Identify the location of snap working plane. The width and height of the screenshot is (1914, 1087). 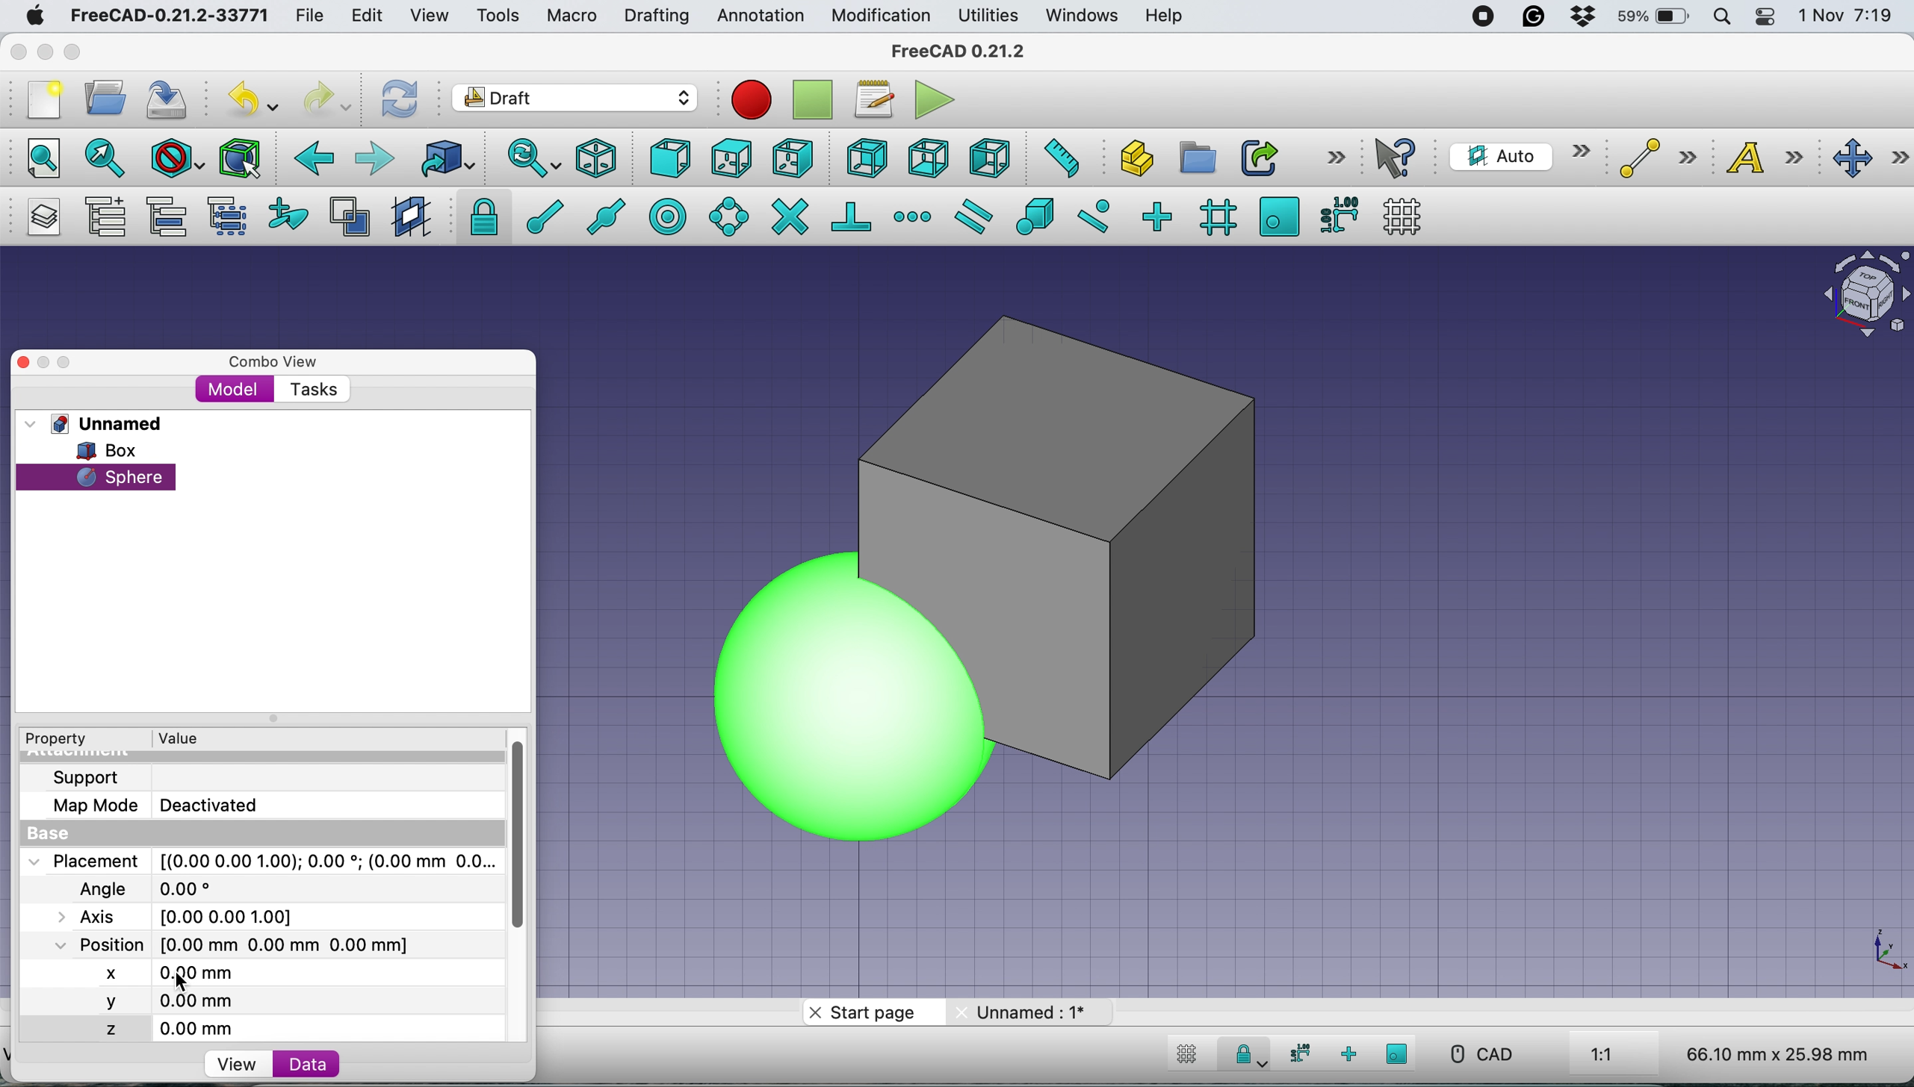
(1279, 215).